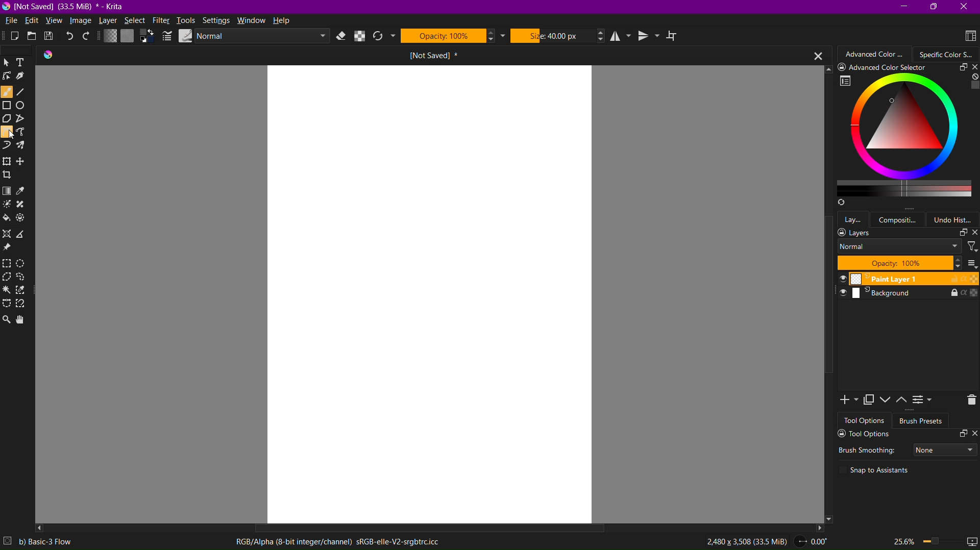 Image resolution: width=980 pixels, height=550 pixels. Describe the element at coordinates (7, 191) in the screenshot. I see `Gradient` at that location.